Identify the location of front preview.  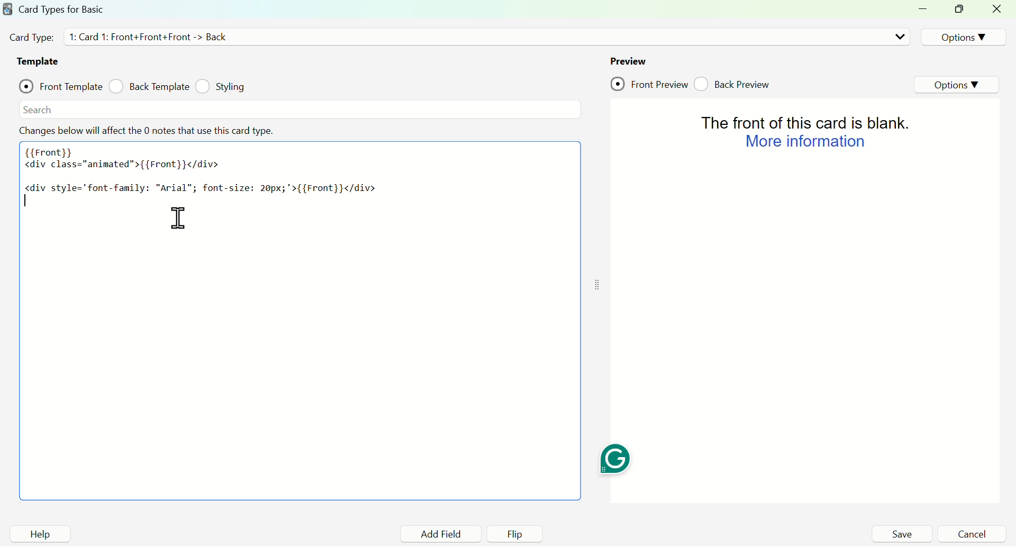
(649, 85).